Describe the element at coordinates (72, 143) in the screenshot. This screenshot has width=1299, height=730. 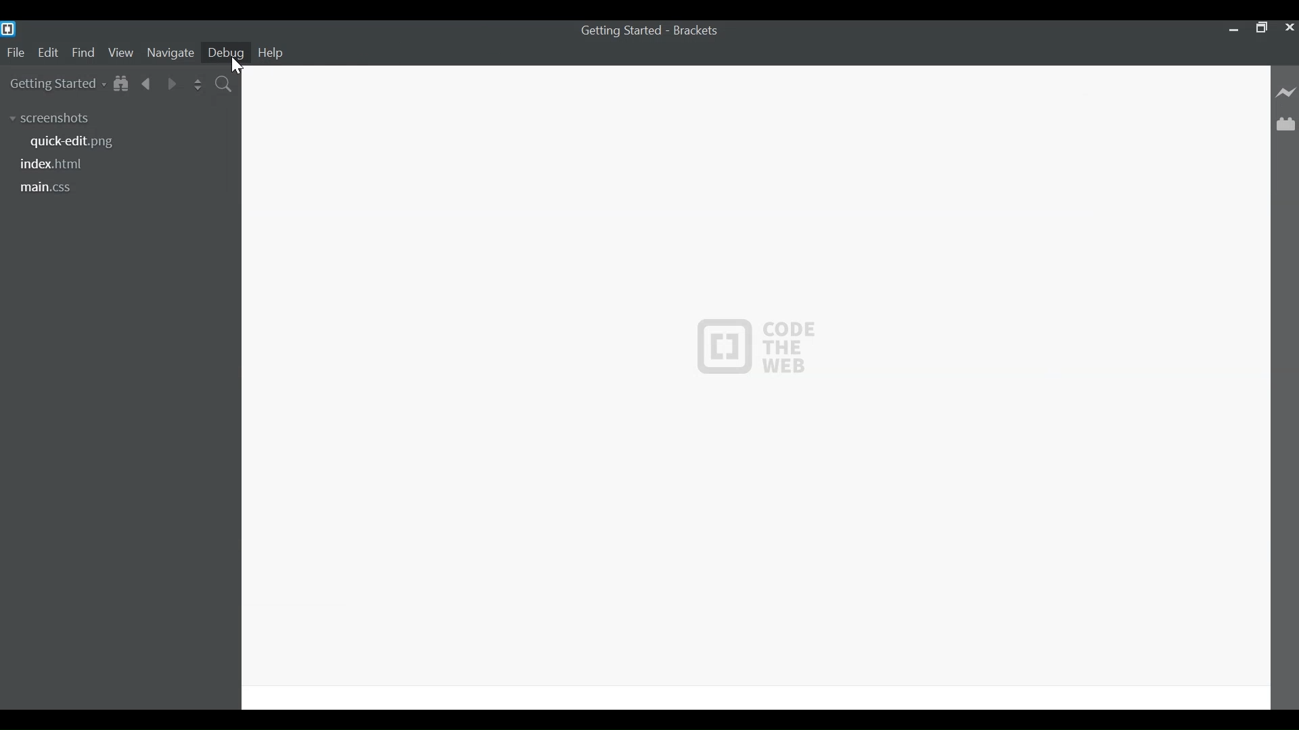
I see `quickedit.png` at that location.